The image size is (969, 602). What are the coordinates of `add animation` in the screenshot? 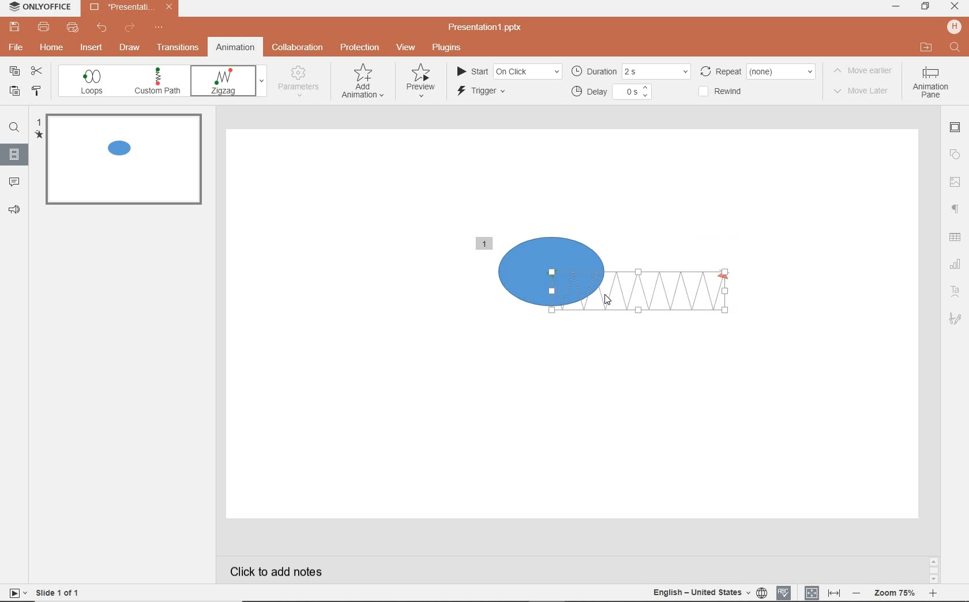 It's located at (362, 84).